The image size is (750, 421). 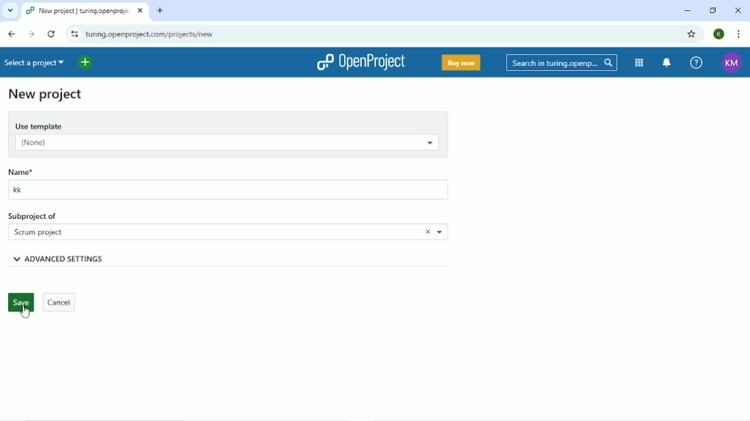 I want to click on kk, so click(x=23, y=190).